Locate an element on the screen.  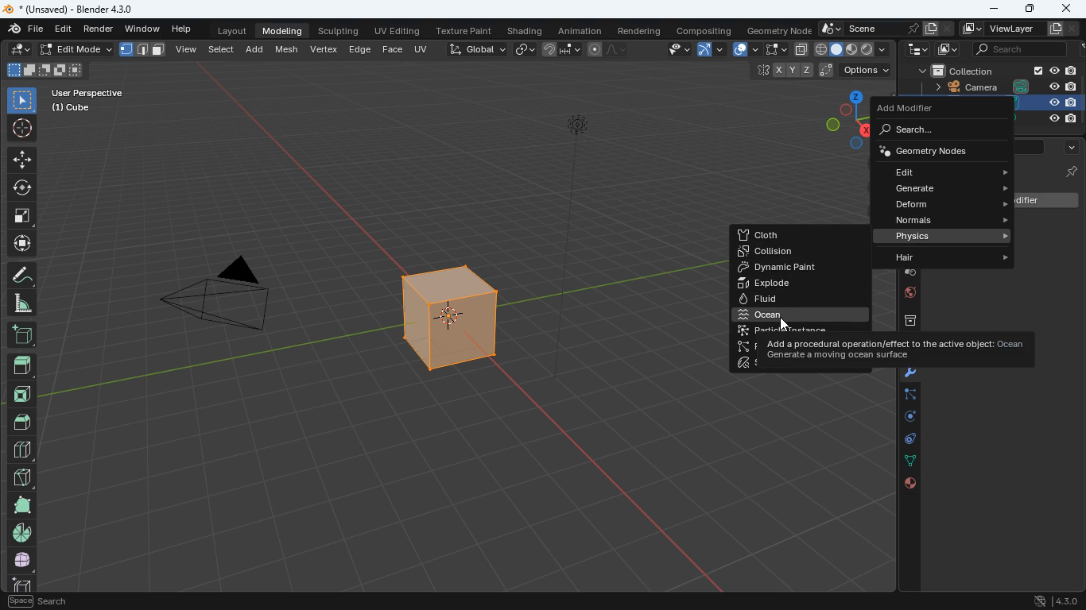
User Perspective
fr a. is located at coordinates (87, 99).